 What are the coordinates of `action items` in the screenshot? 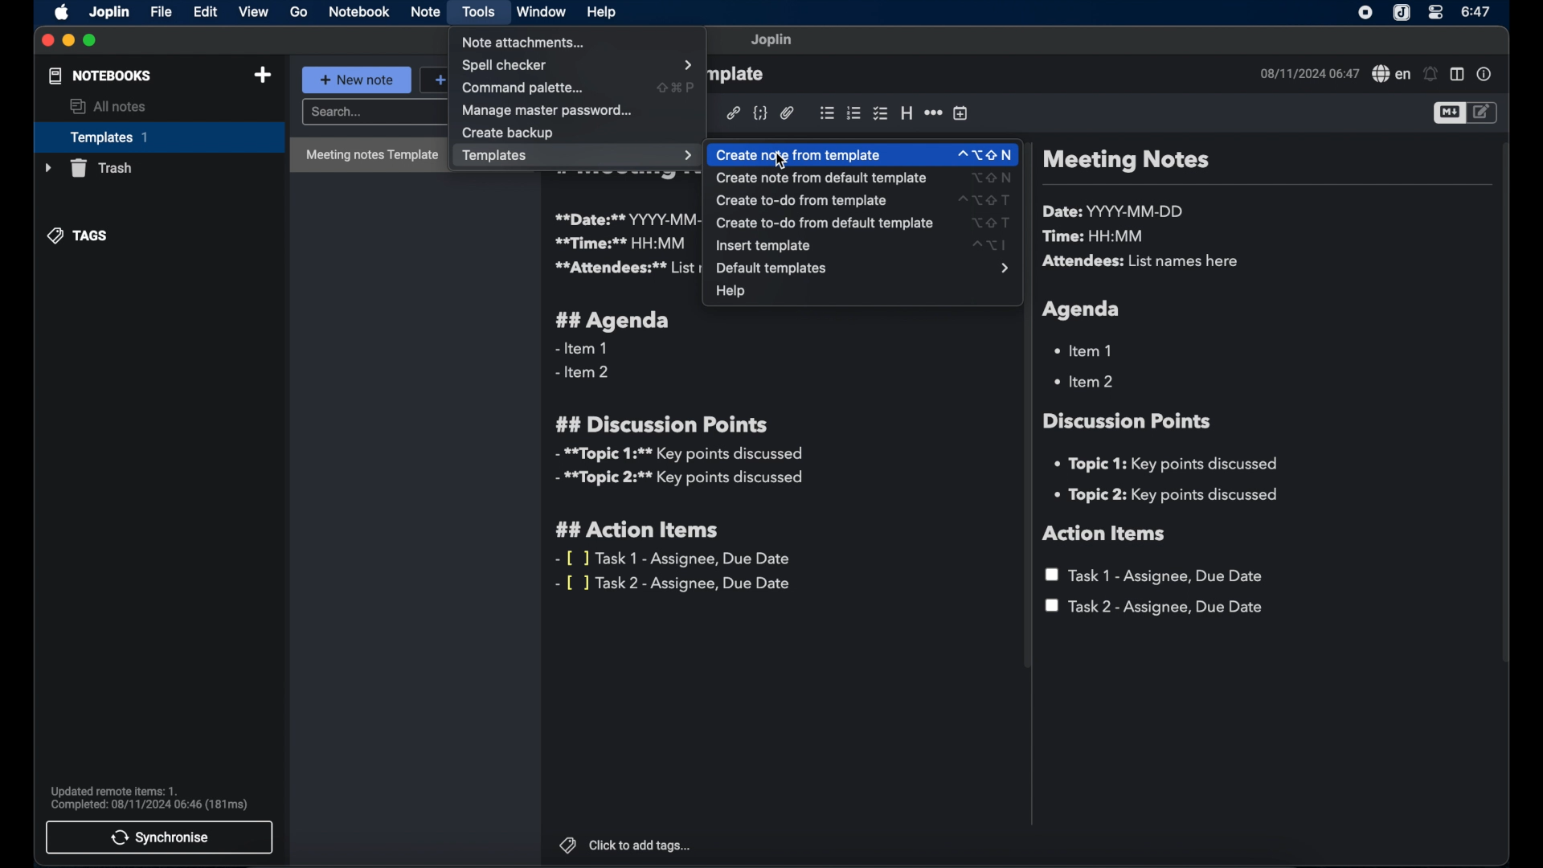 It's located at (1105, 534).